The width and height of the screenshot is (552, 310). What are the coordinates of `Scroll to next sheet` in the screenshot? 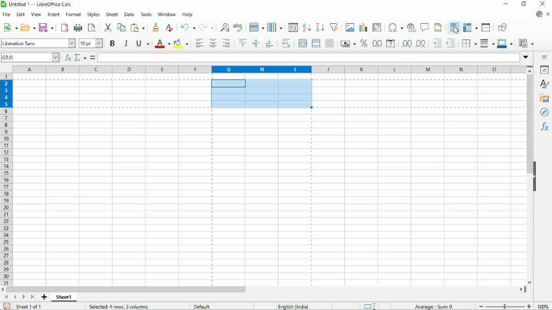 It's located at (22, 297).